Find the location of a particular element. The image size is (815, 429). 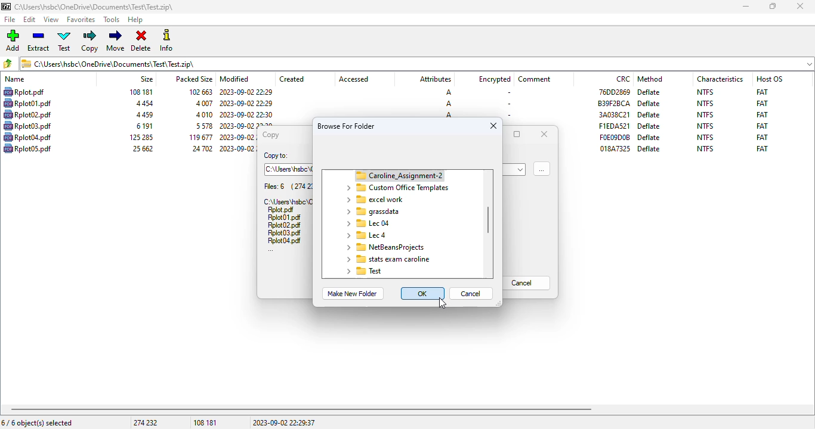

modified is located at coordinates (235, 79).